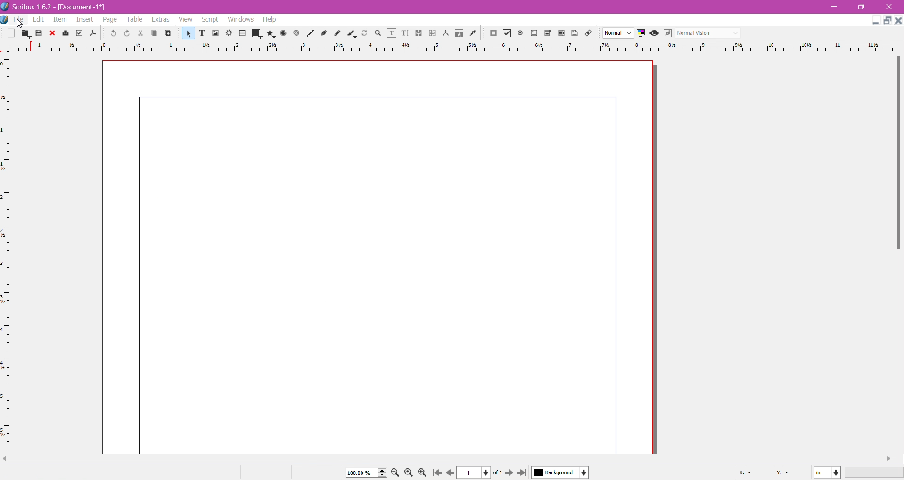 The image size is (904, 480). What do you see at coordinates (892, 6) in the screenshot?
I see `close app` at bounding box center [892, 6].